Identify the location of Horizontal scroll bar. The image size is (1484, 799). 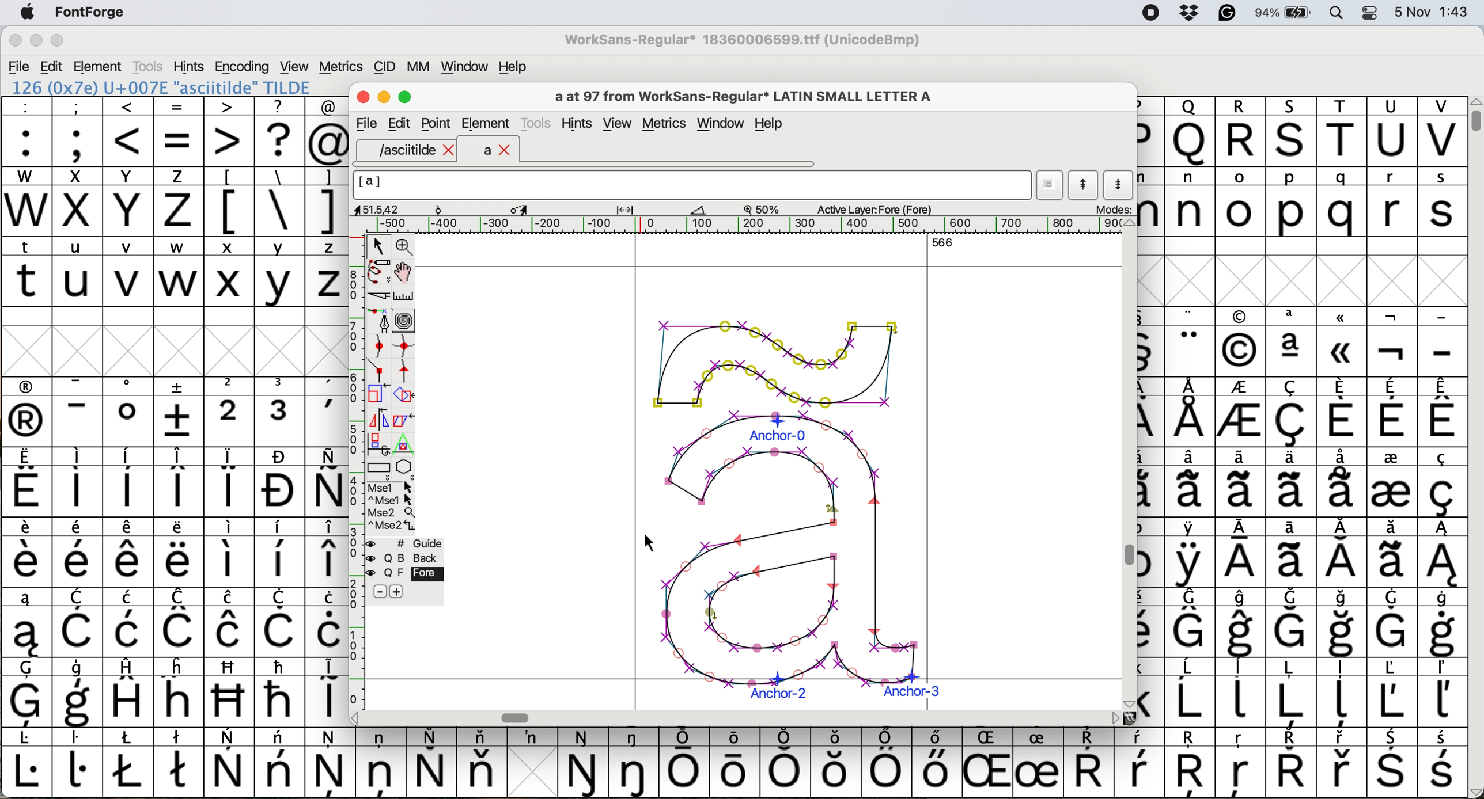
(519, 717).